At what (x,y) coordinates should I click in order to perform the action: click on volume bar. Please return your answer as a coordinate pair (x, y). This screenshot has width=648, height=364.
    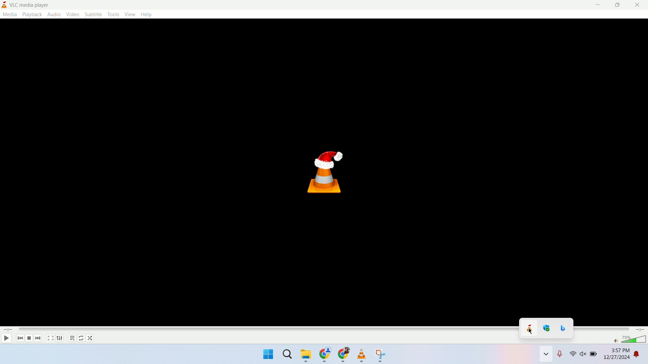
    Looking at the image, I should click on (634, 339).